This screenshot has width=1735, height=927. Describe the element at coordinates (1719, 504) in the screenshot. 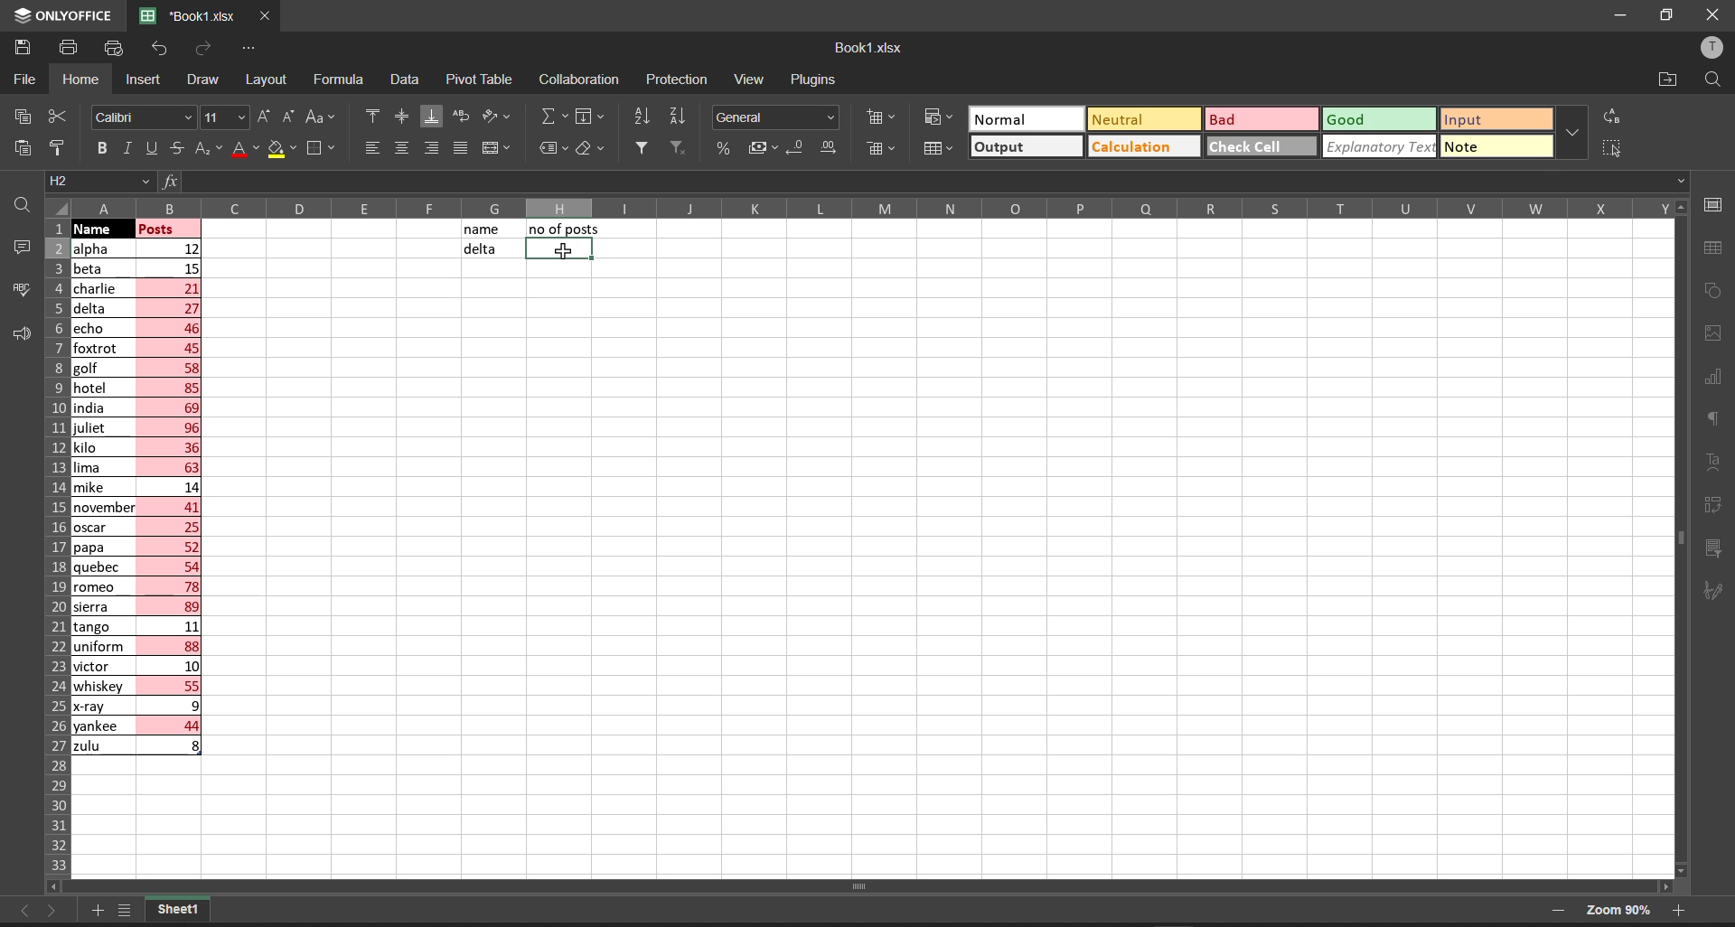

I see `pivot table settings` at that location.